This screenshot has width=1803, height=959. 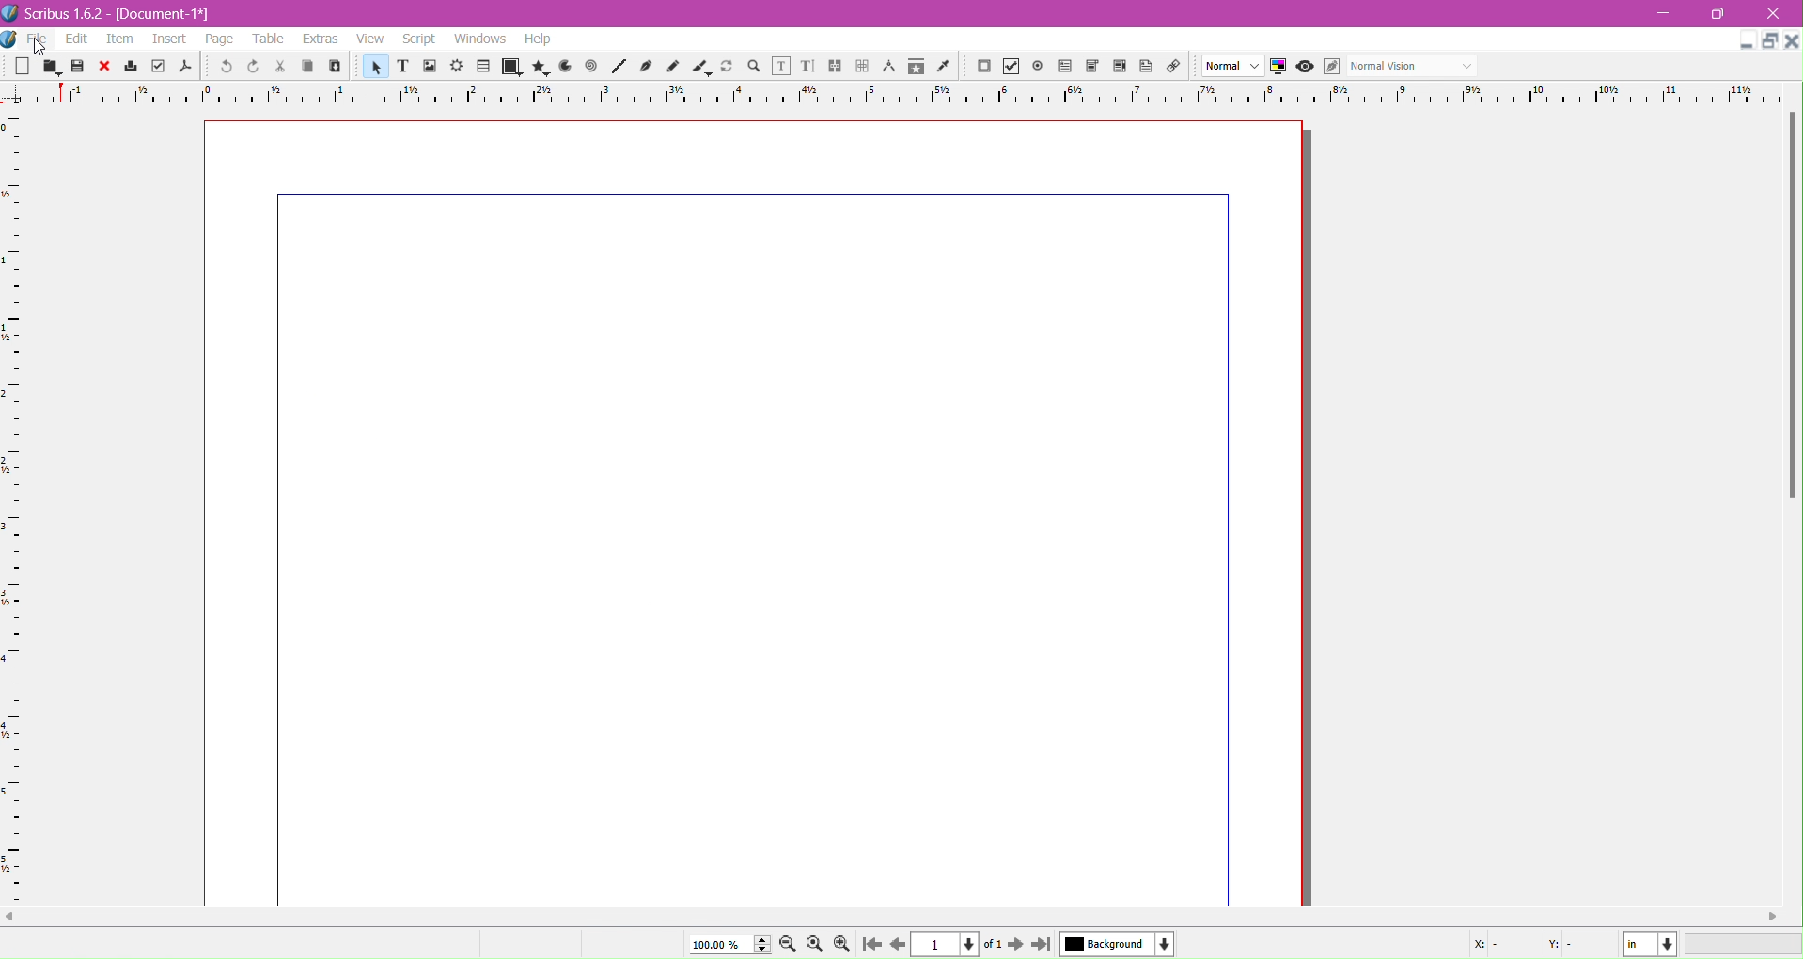 What do you see at coordinates (1741, 44) in the screenshot?
I see `minimize document` at bounding box center [1741, 44].